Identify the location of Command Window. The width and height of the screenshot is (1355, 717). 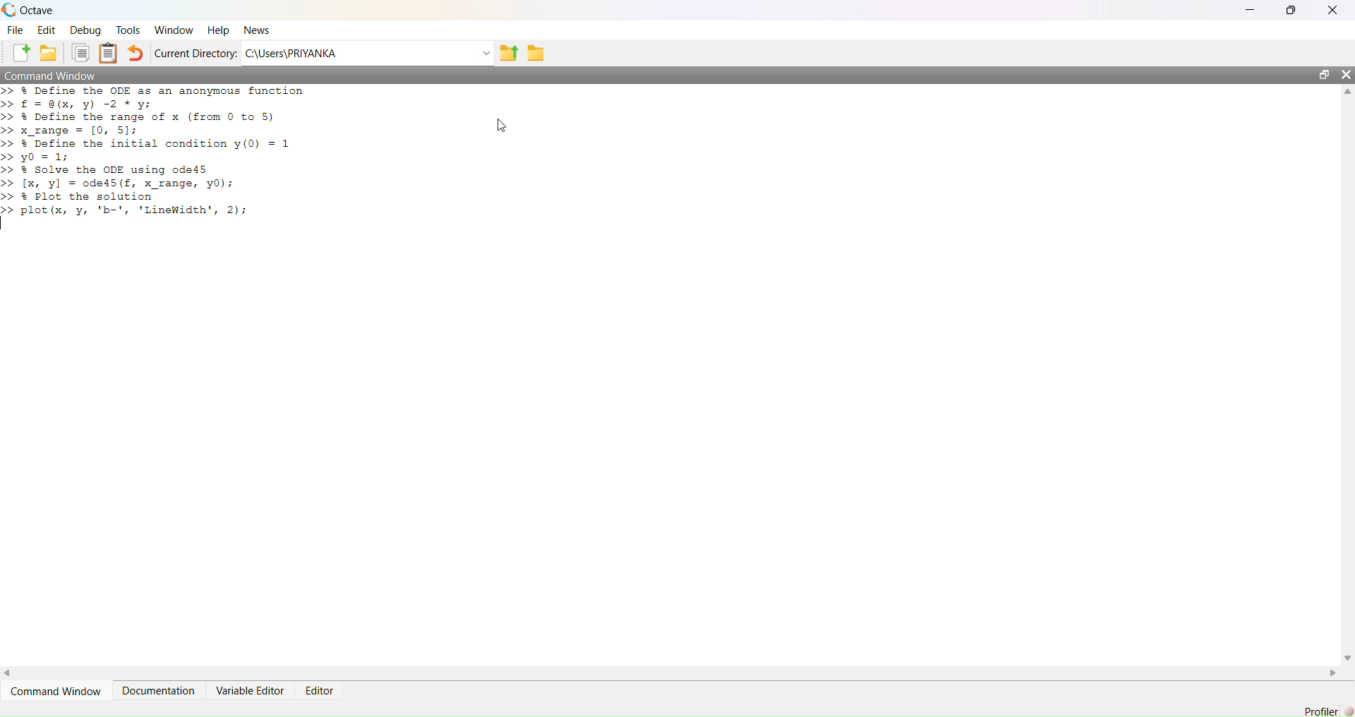
(56, 691).